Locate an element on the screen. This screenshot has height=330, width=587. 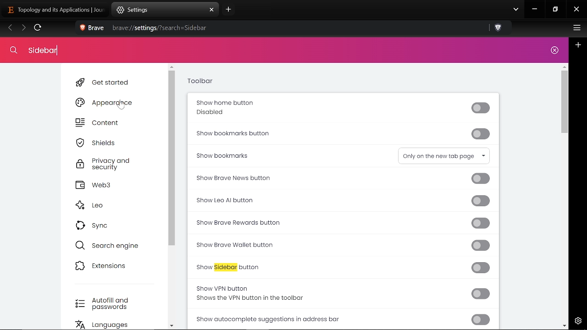
Sync is located at coordinates (97, 225).